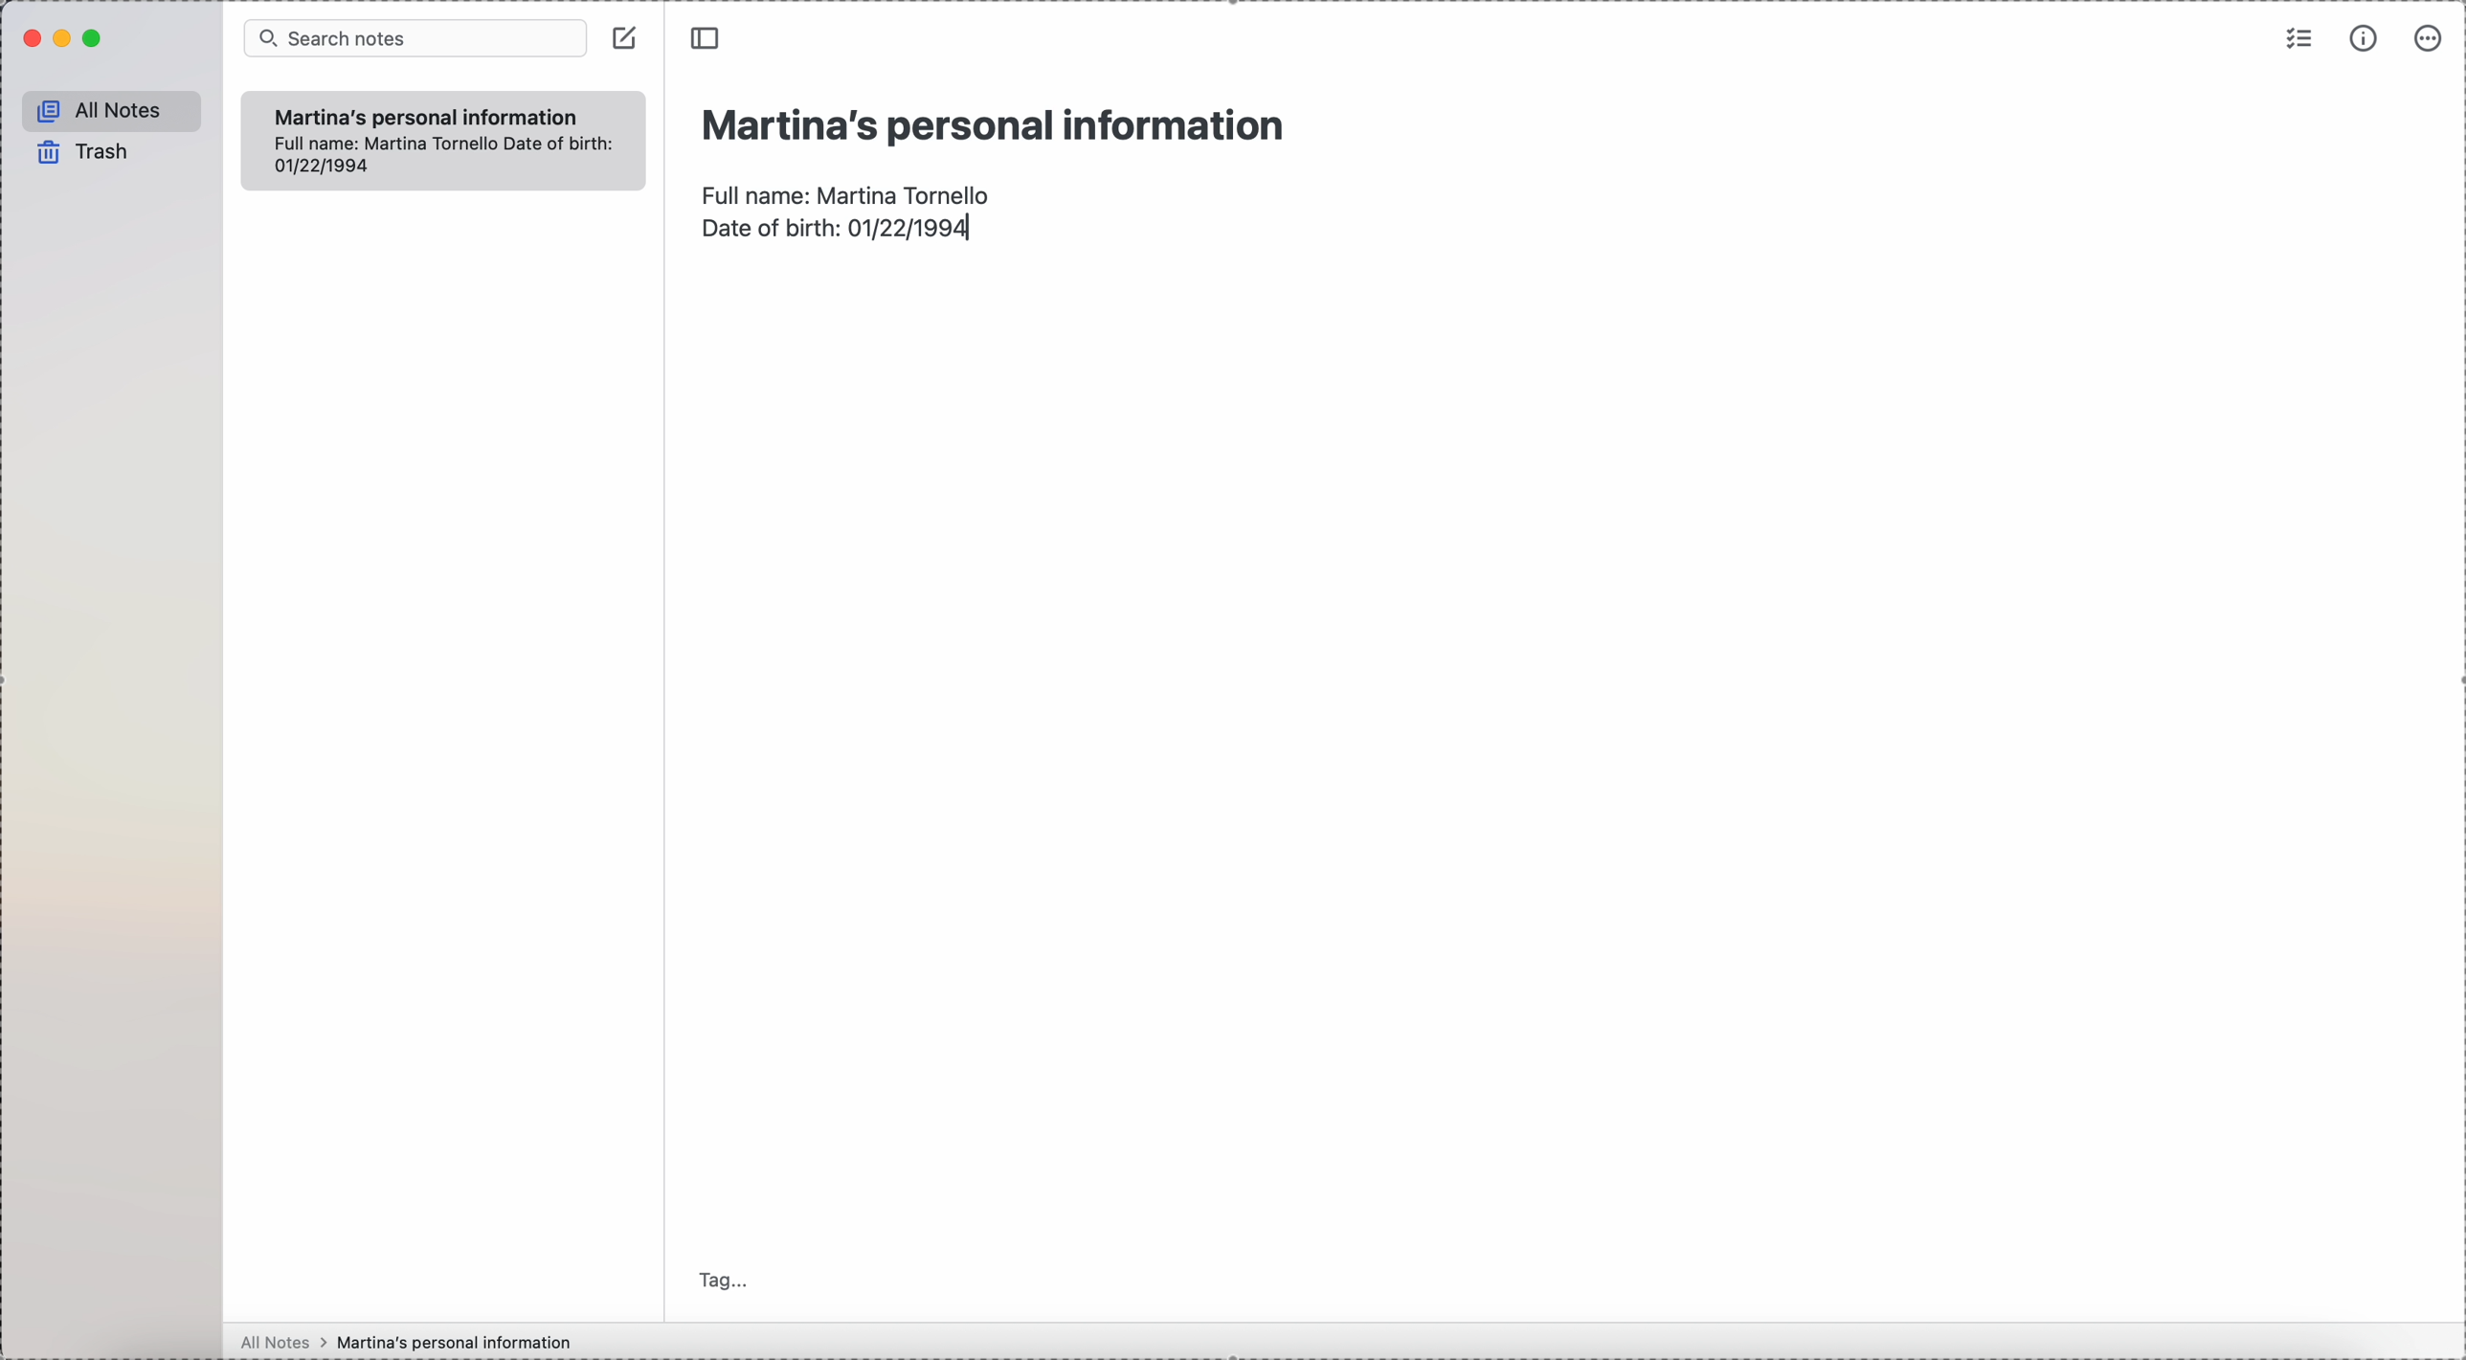 The height and width of the screenshot is (1360, 2466). Describe the element at coordinates (416, 38) in the screenshot. I see `search bar` at that location.